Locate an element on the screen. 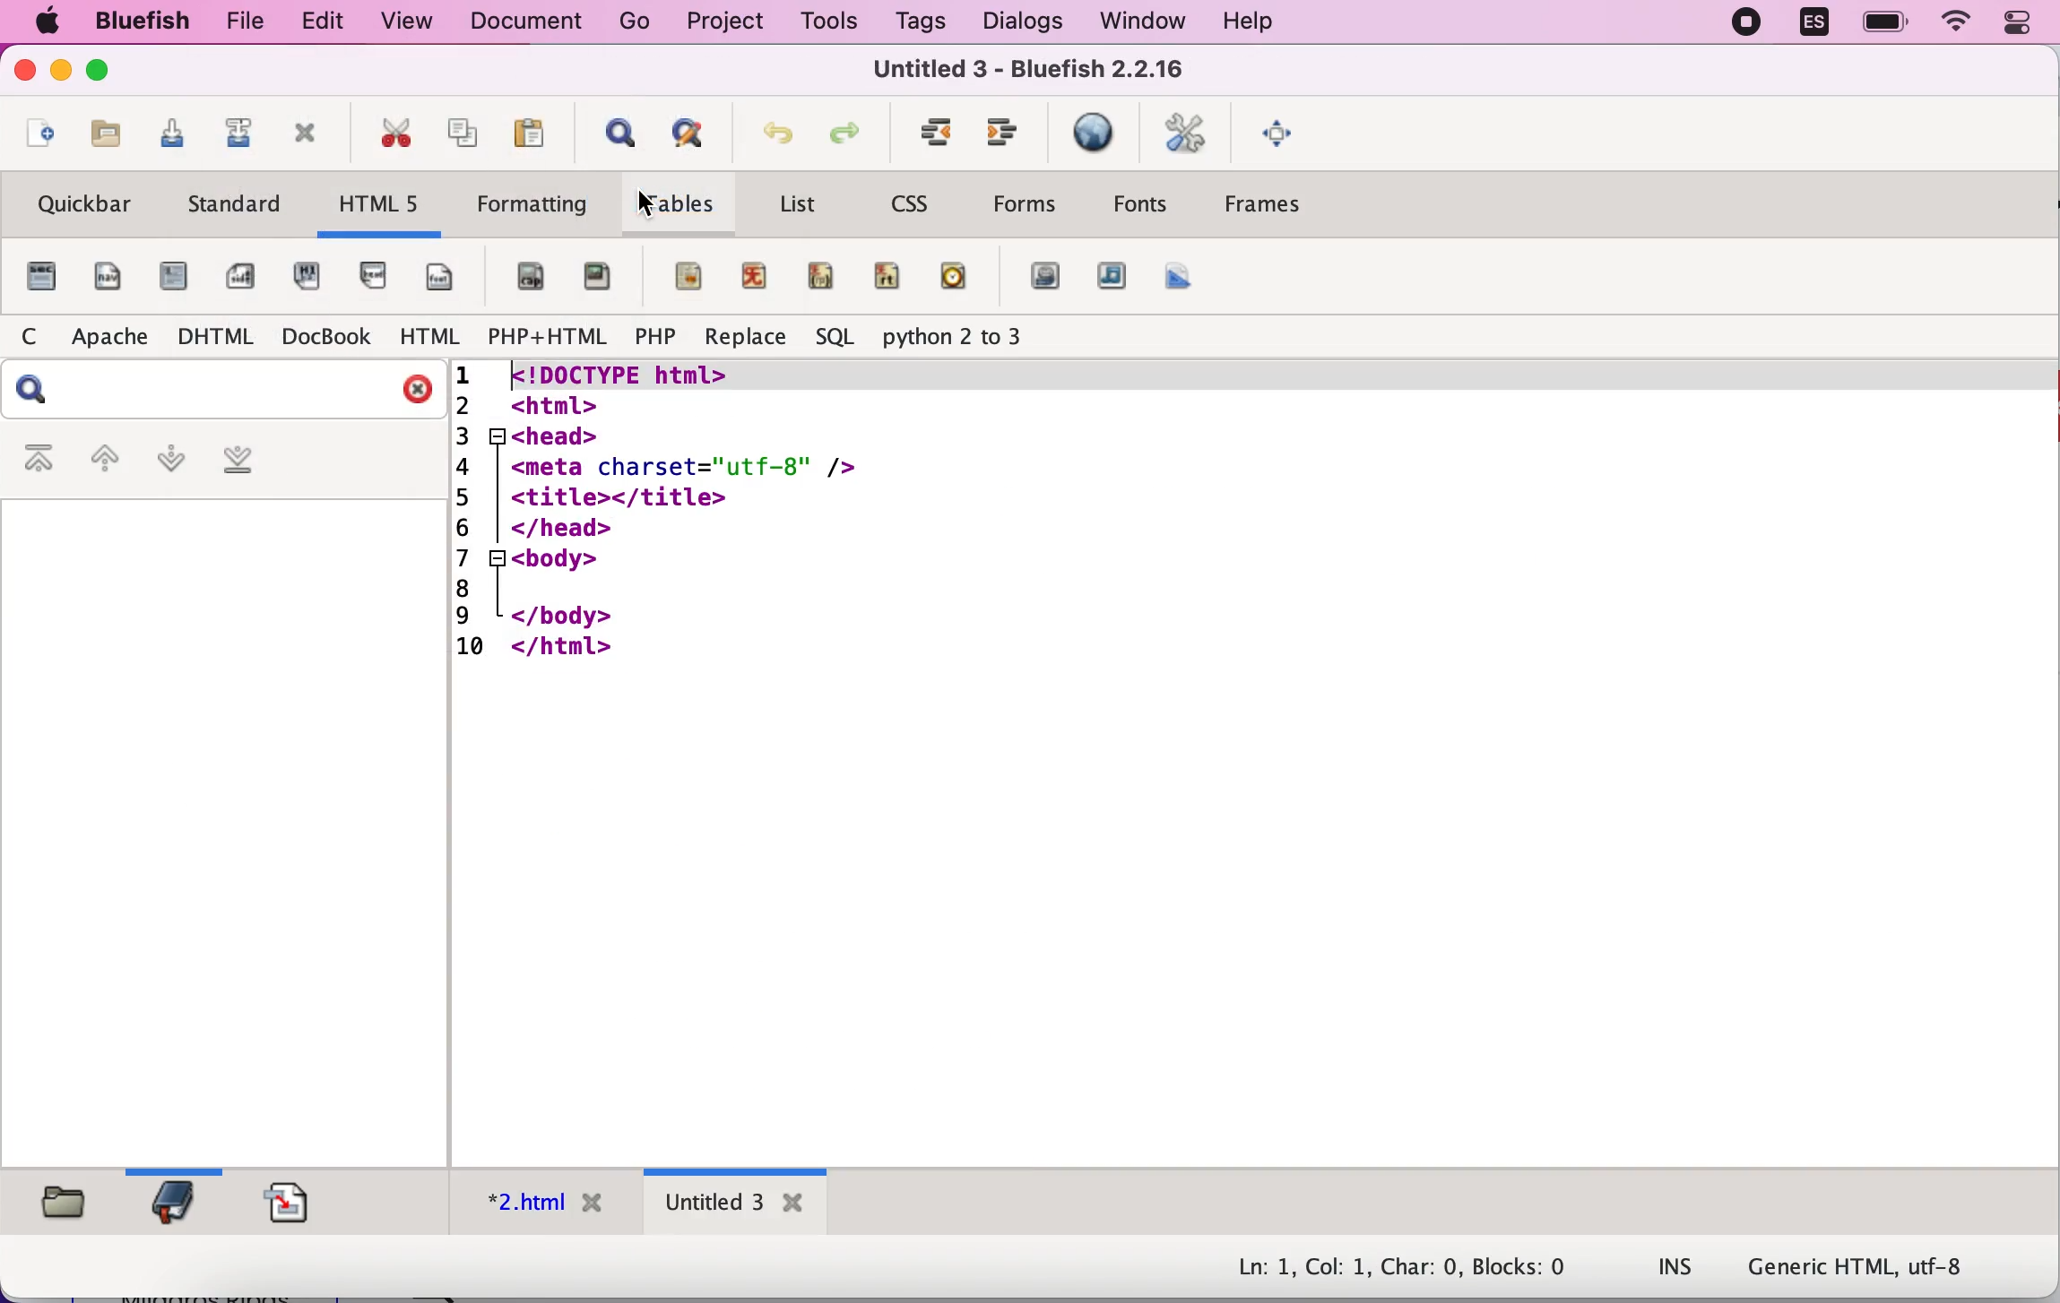  indent is located at coordinates (929, 132).